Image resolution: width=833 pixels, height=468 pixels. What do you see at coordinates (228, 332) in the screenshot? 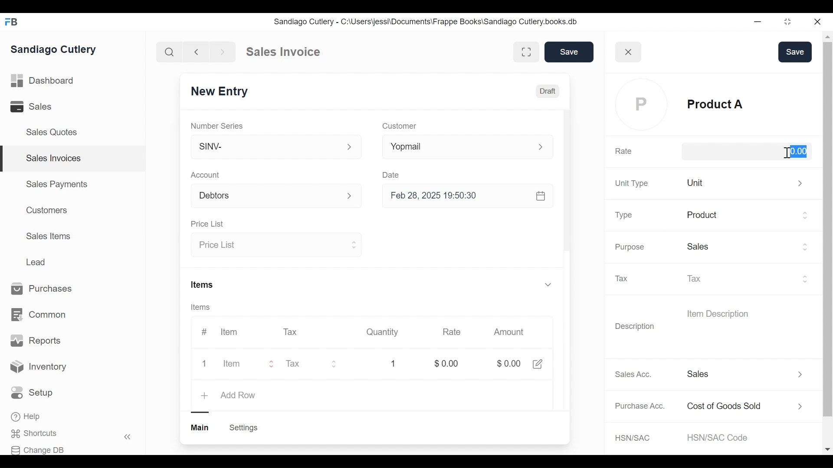
I see `Item` at bounding box center [228, 332].